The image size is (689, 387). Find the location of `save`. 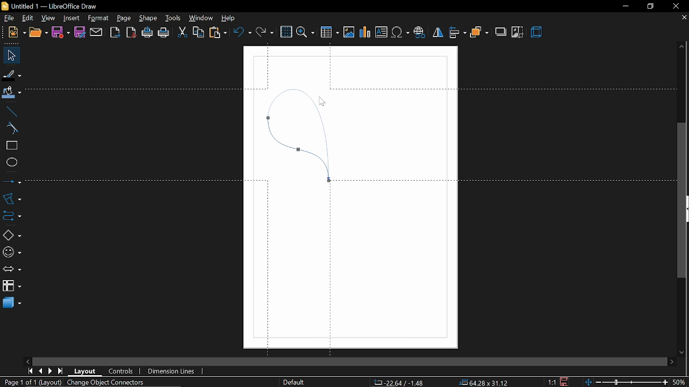

save is located at coordinates (61, 33).